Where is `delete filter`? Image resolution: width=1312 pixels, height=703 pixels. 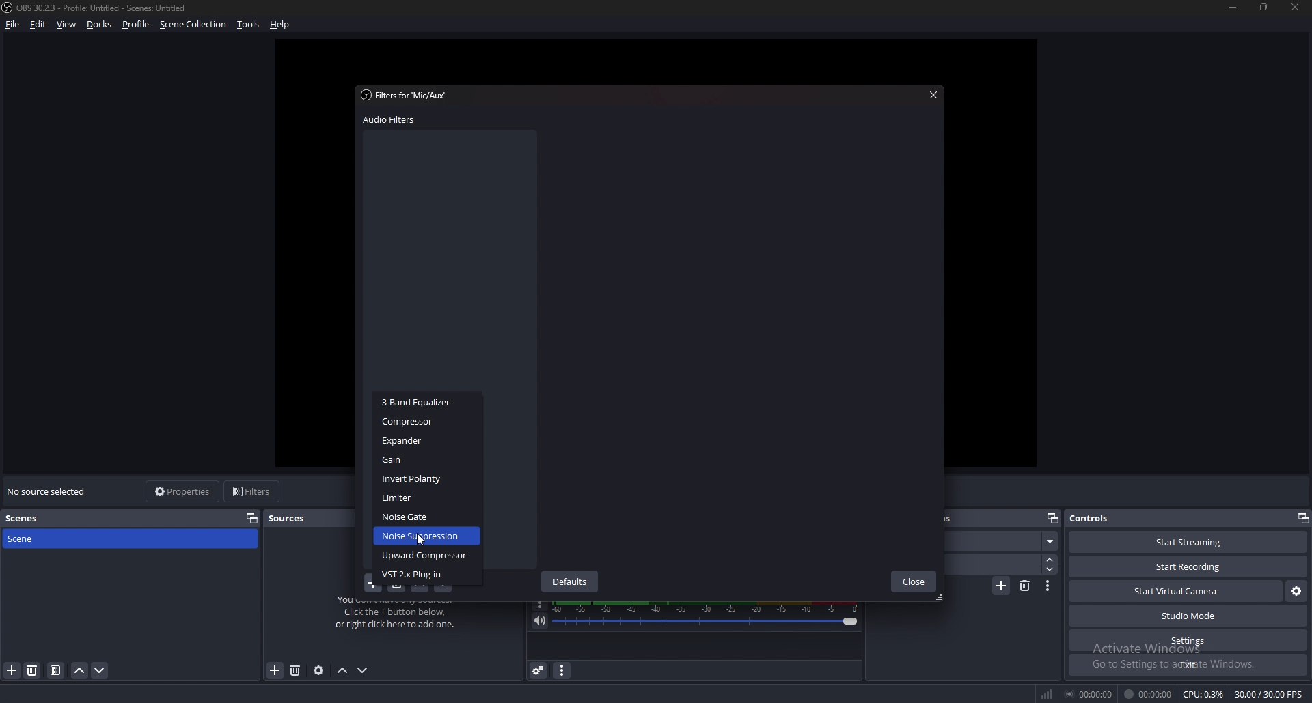 delete filter is located at coordinates (397, 588).